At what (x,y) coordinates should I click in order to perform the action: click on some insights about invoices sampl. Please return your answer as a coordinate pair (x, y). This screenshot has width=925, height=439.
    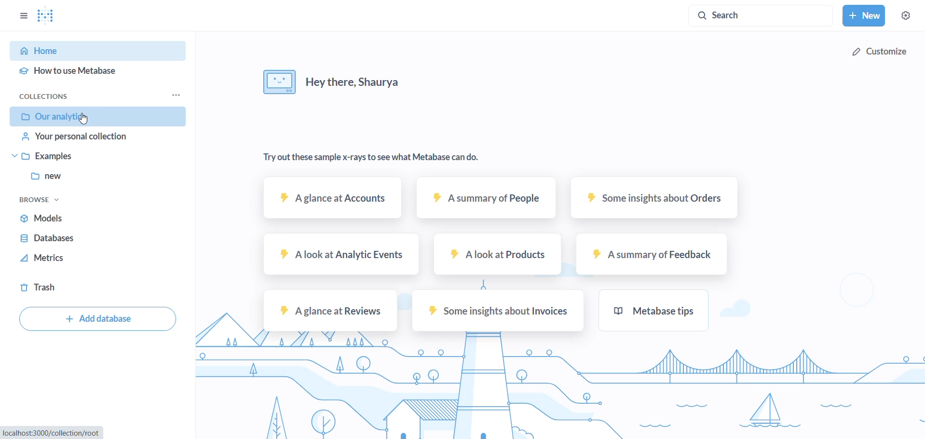
    Looking at the image, I should click on (498, 313).